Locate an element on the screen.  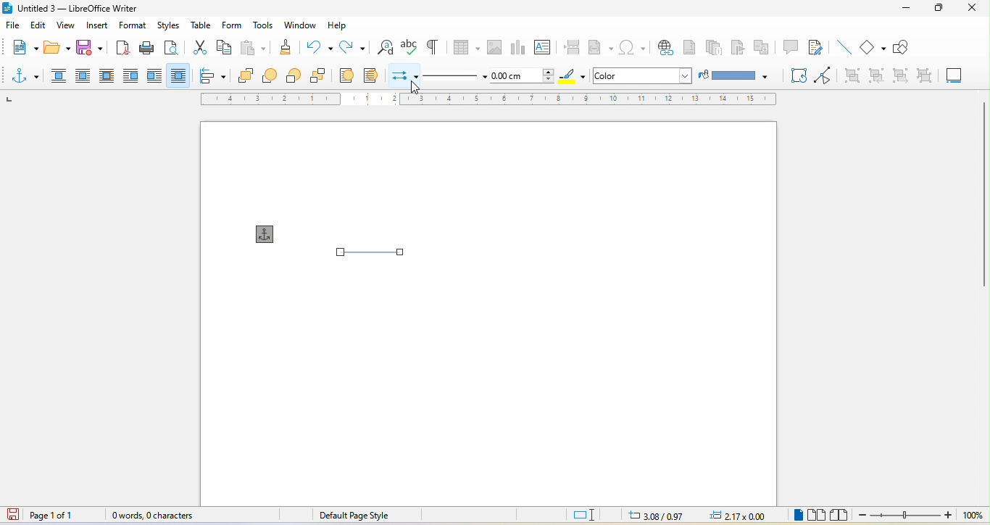
undo is located at coordinates (318, 45).